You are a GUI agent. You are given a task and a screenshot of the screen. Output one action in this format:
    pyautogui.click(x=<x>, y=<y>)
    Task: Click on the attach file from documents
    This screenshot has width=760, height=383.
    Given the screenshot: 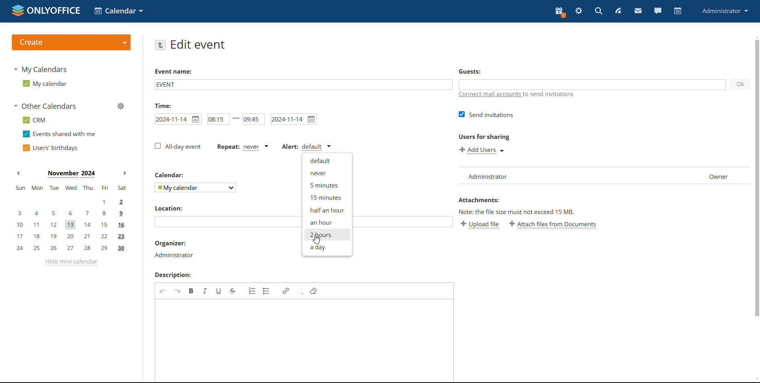 What is the action you would take?
    pyautogui.click(x=553, y=225)
    